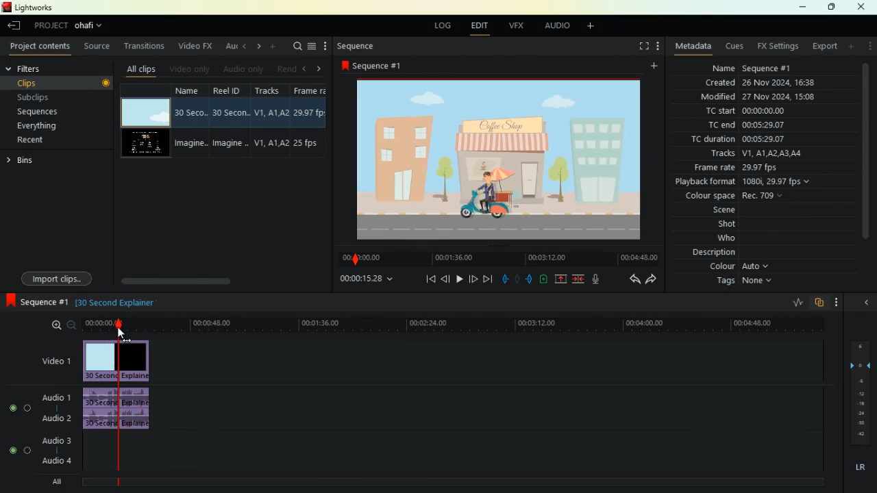 This screenshot has height=493, width=877. What do you see at coordinates (782, 83) in the screenshot?
I see `26 Nov 2024 16:38` at bounding box center [782, 83].